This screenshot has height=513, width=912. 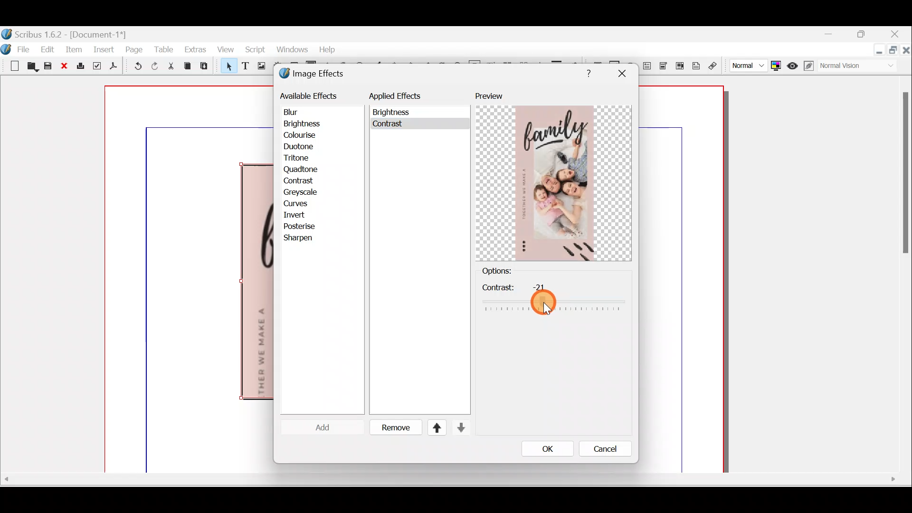 What do you see at coordinates (11, 65) in the screenshot?
I see `New` at bounding box center [11, 65].